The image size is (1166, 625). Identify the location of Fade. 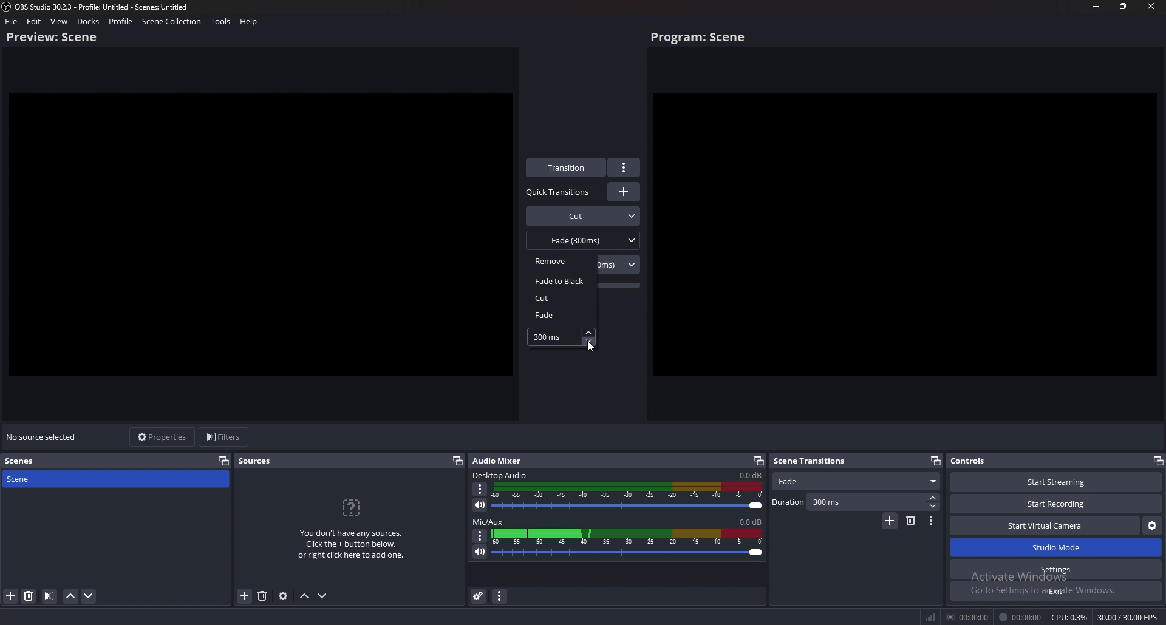
(857, 482).